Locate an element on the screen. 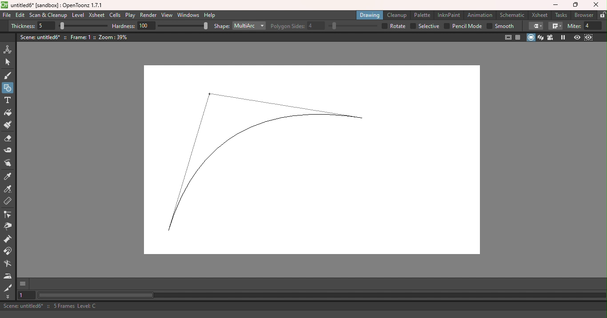 This screenshot has height=318, width=607. Render is located at coordinates (149, 16).